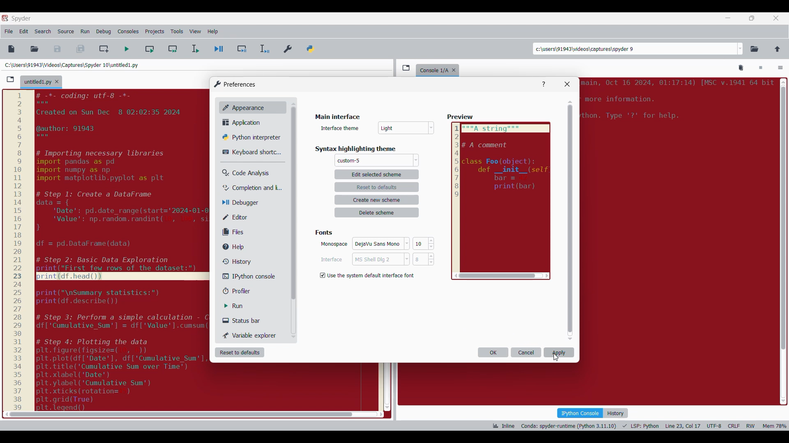  I want to click on Interrupt kernel, so click(761, 68).